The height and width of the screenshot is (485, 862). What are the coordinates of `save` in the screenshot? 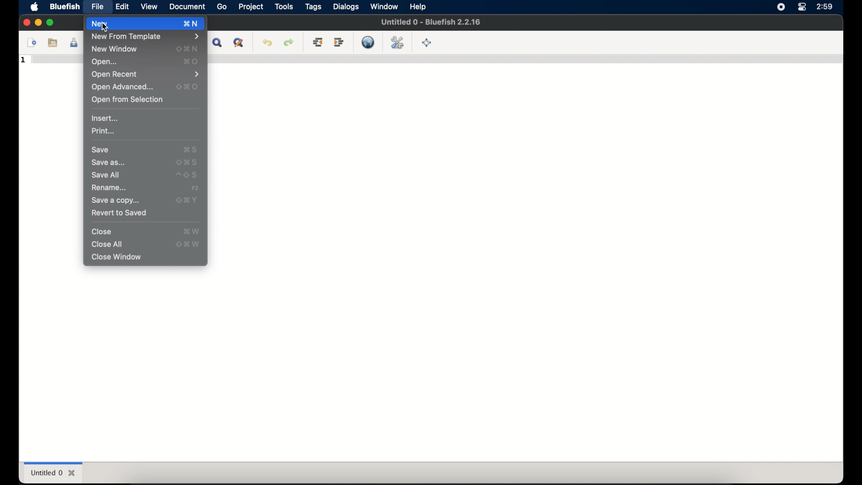 It's located at (101, 150).